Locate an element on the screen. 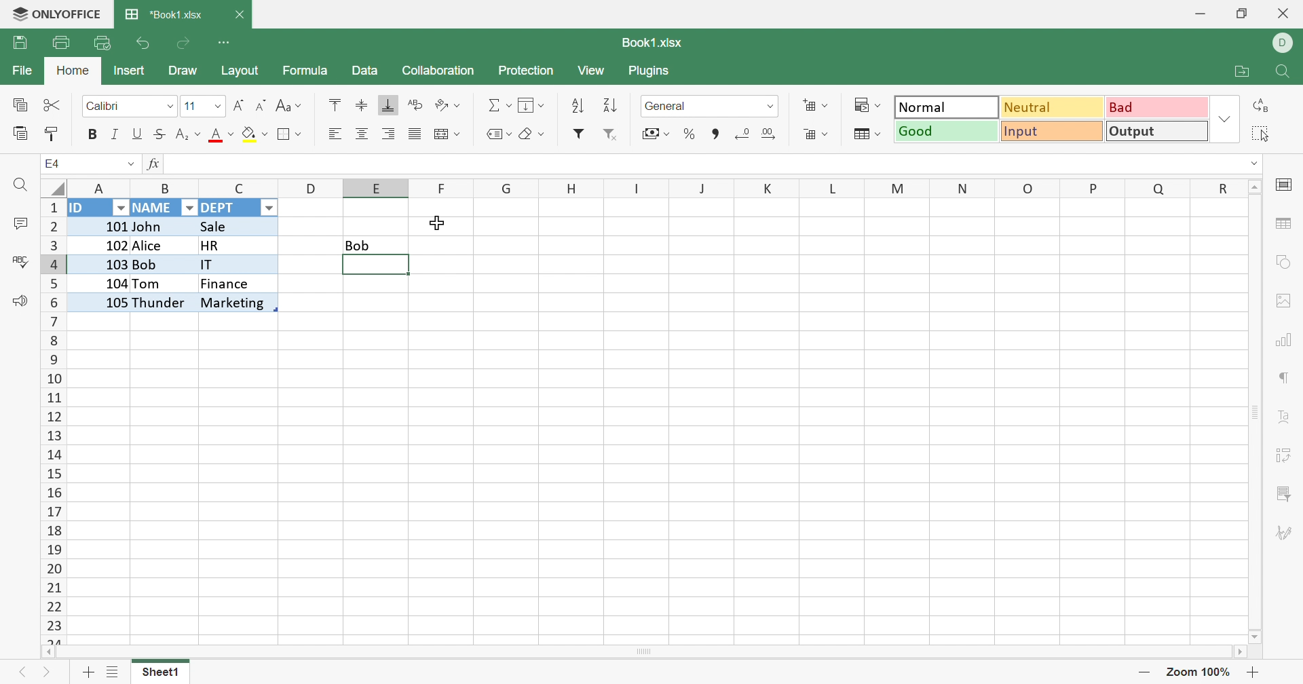  image settings is located at coordinates (1284, 301).